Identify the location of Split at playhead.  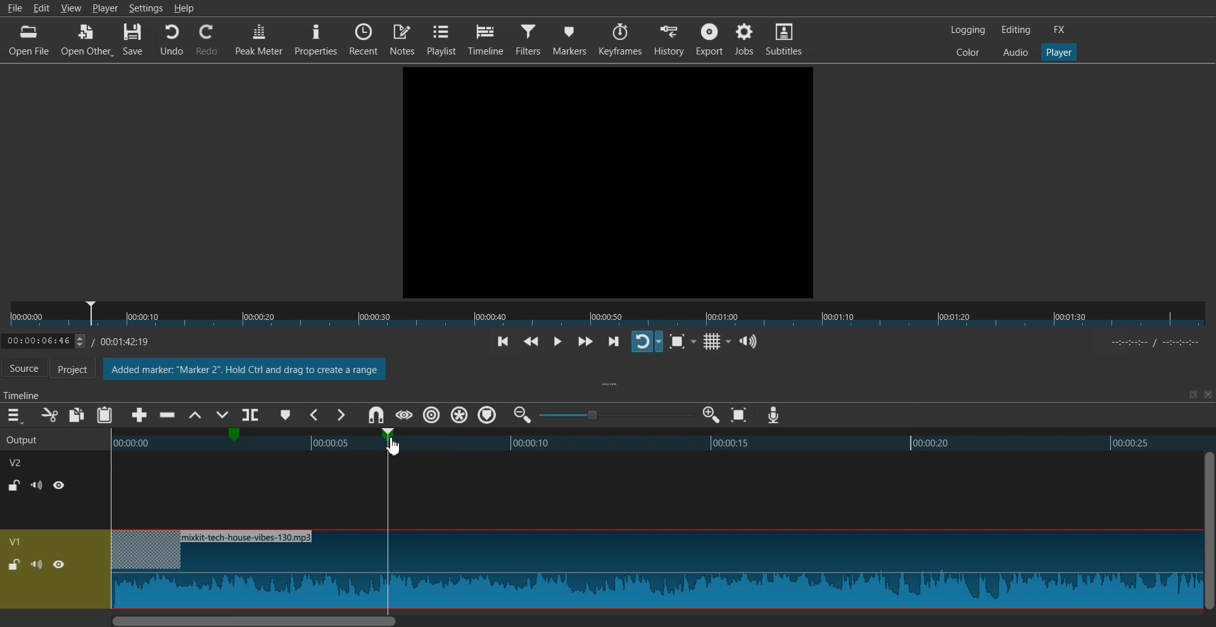
(253, 412).